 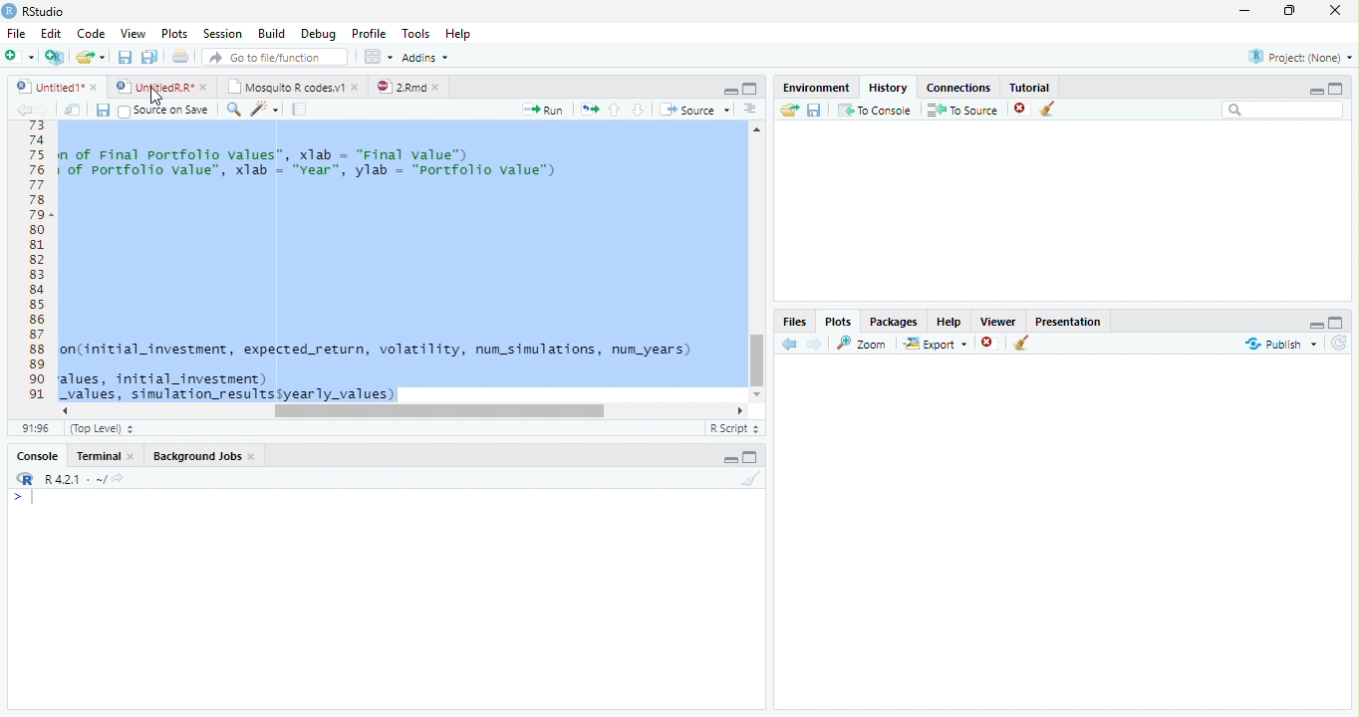 I want to click on Scroll Up, so click(x=757, y=131).